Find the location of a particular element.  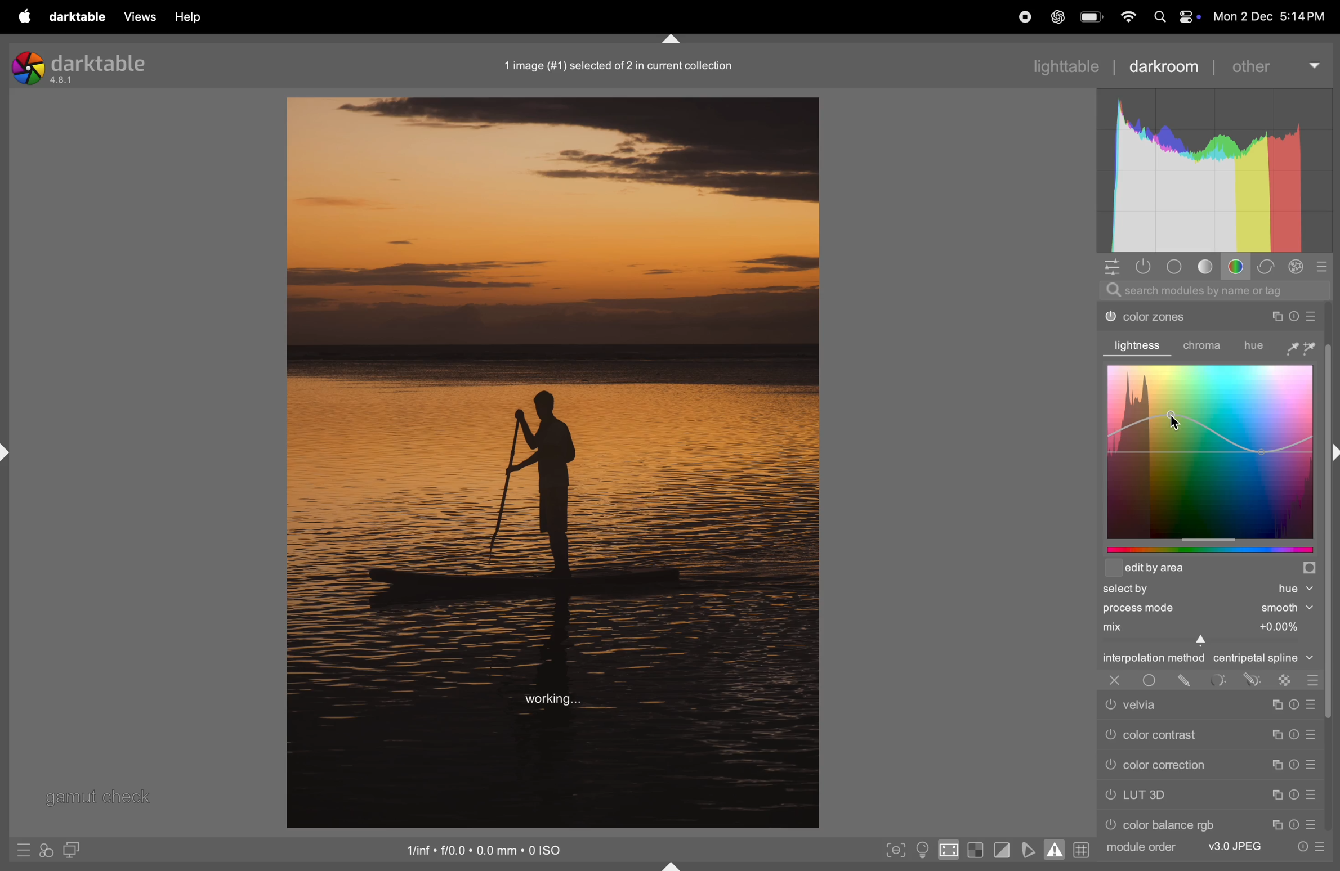

preset is located at coordinates (1311, 735).